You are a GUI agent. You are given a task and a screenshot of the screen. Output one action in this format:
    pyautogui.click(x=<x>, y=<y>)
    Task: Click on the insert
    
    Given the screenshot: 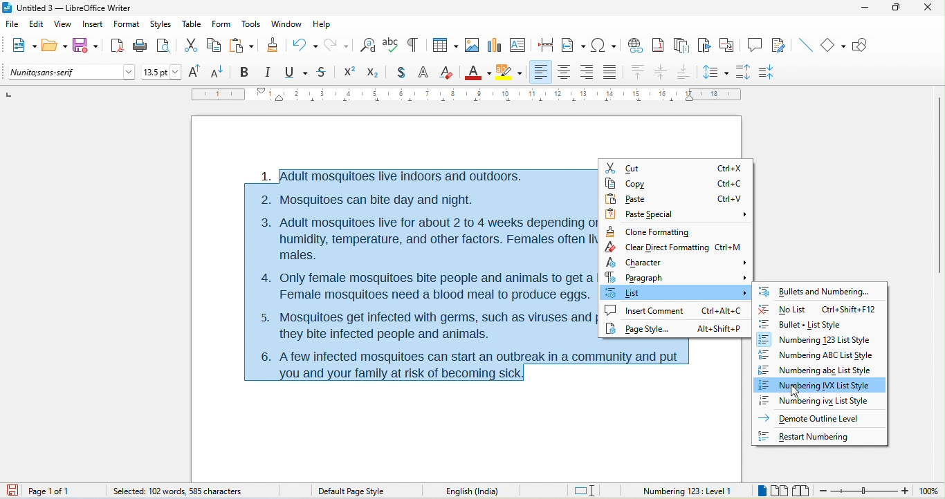 What is the action you would take?
    pyautogui.click(x=93, y=24)
    